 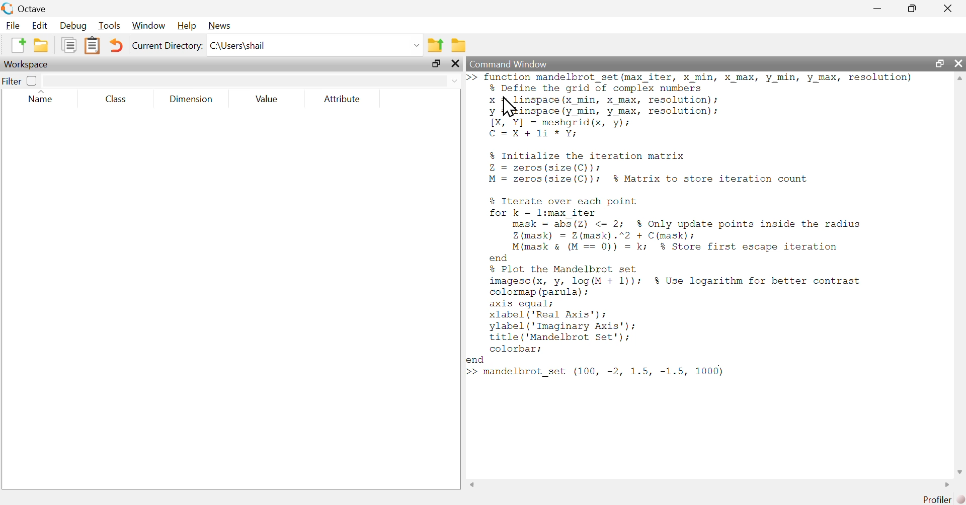 I want to click on Scrollbar right, so click(x=945, y=484).